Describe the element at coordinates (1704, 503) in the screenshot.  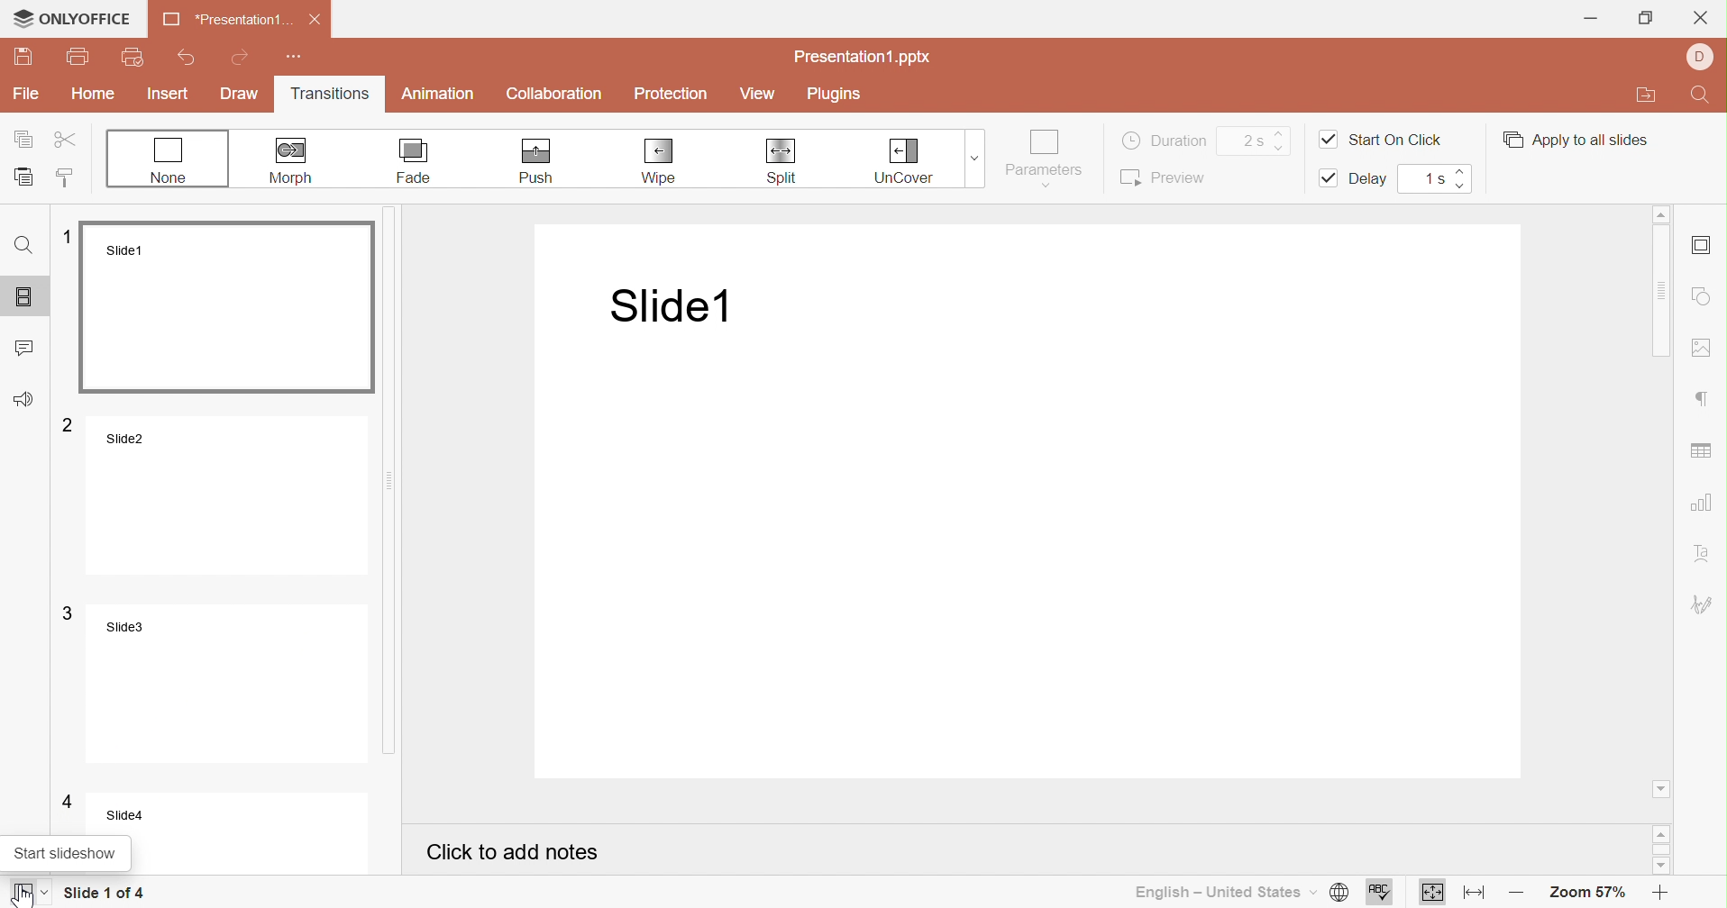
I see `Insert chart` at that location.